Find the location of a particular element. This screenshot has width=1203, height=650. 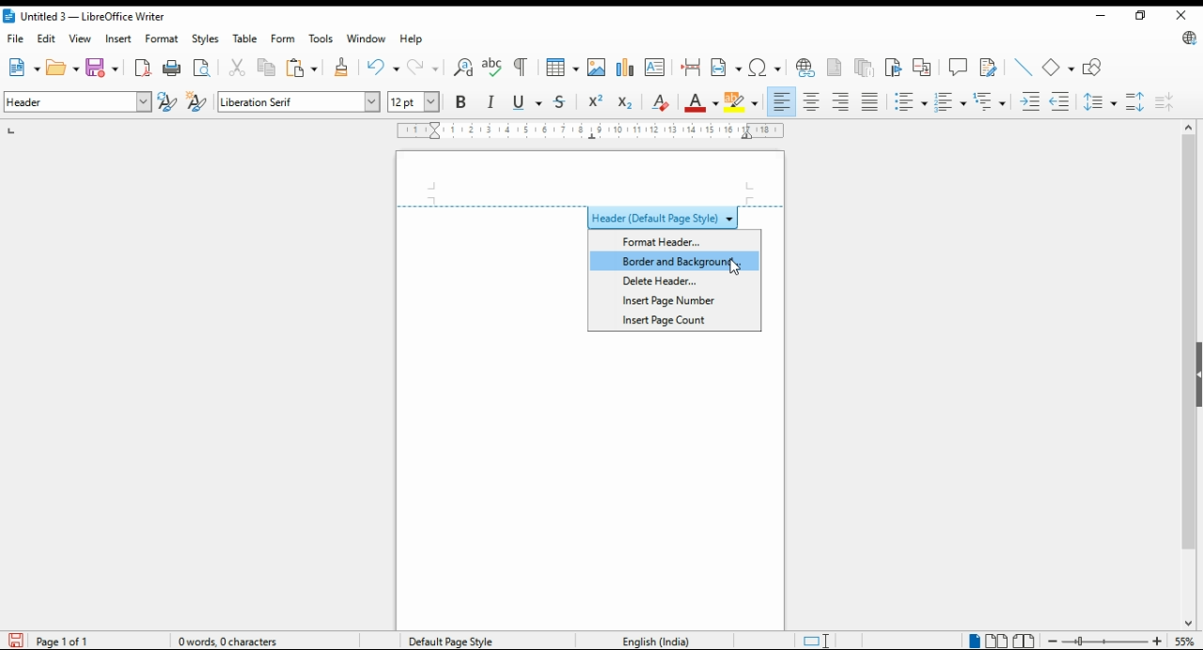

remove direct formatting is located at coordinates (660, 101).